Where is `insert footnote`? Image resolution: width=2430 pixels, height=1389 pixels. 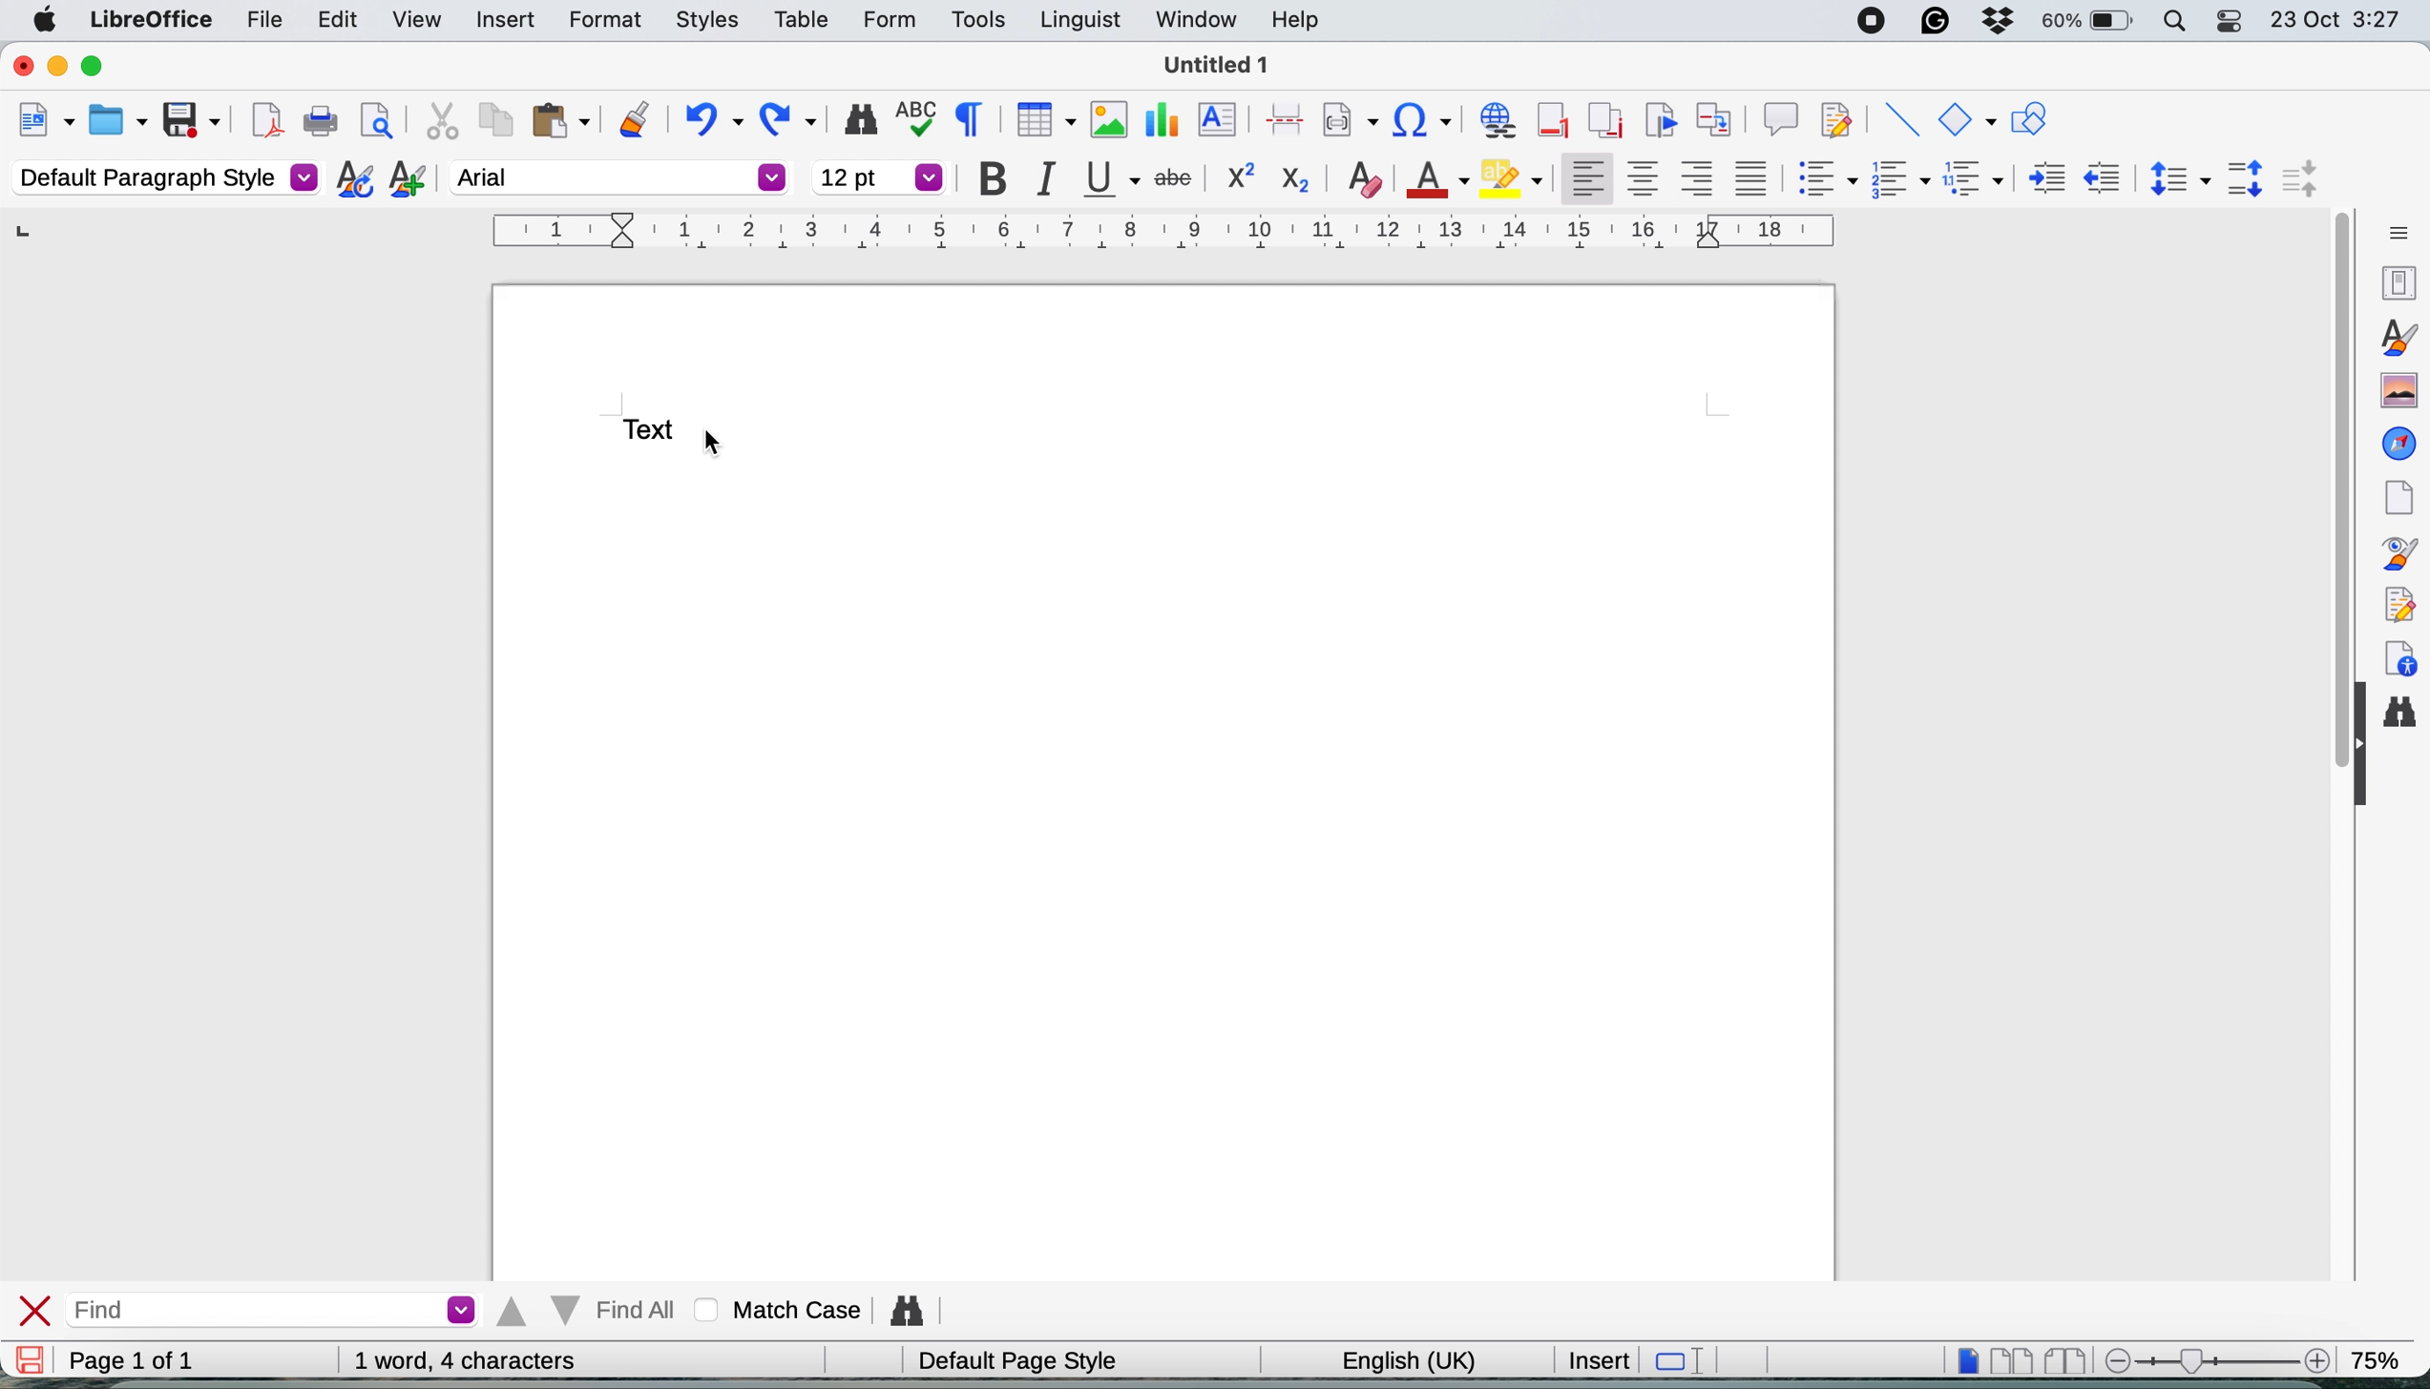
insert footnote is located at coordinates (1550, 120).